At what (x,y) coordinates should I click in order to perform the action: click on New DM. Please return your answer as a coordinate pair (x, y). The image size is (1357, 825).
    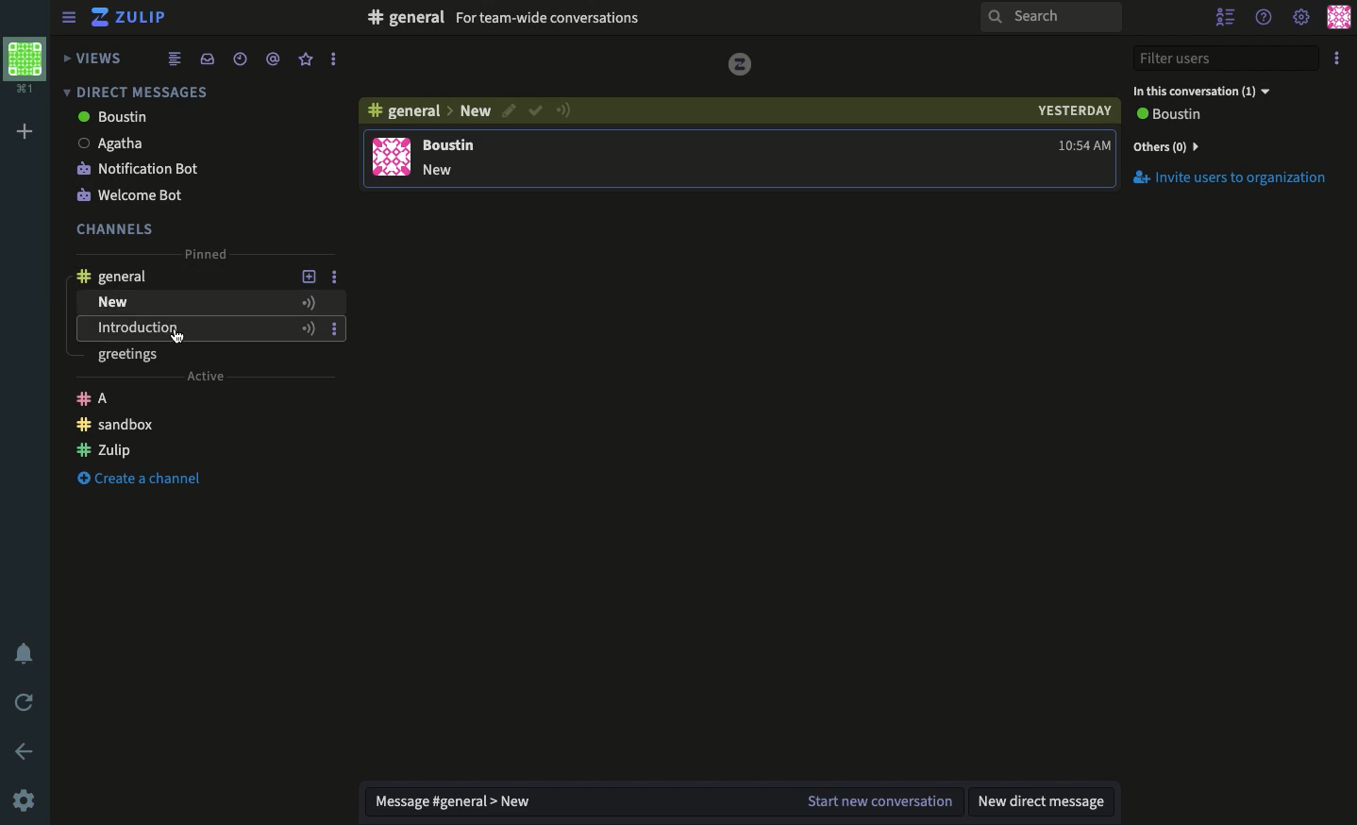
    Looking at the image, I should click on (1045, 800).